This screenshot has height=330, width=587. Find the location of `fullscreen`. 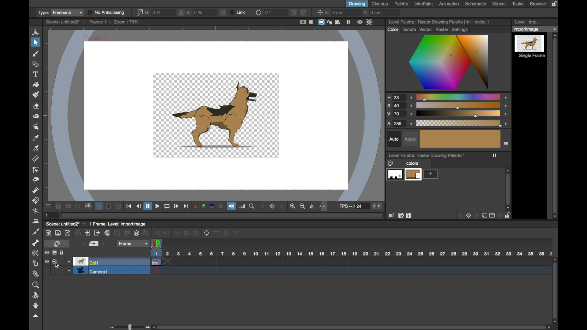

fullscreen is located at coordinates (303, 22).